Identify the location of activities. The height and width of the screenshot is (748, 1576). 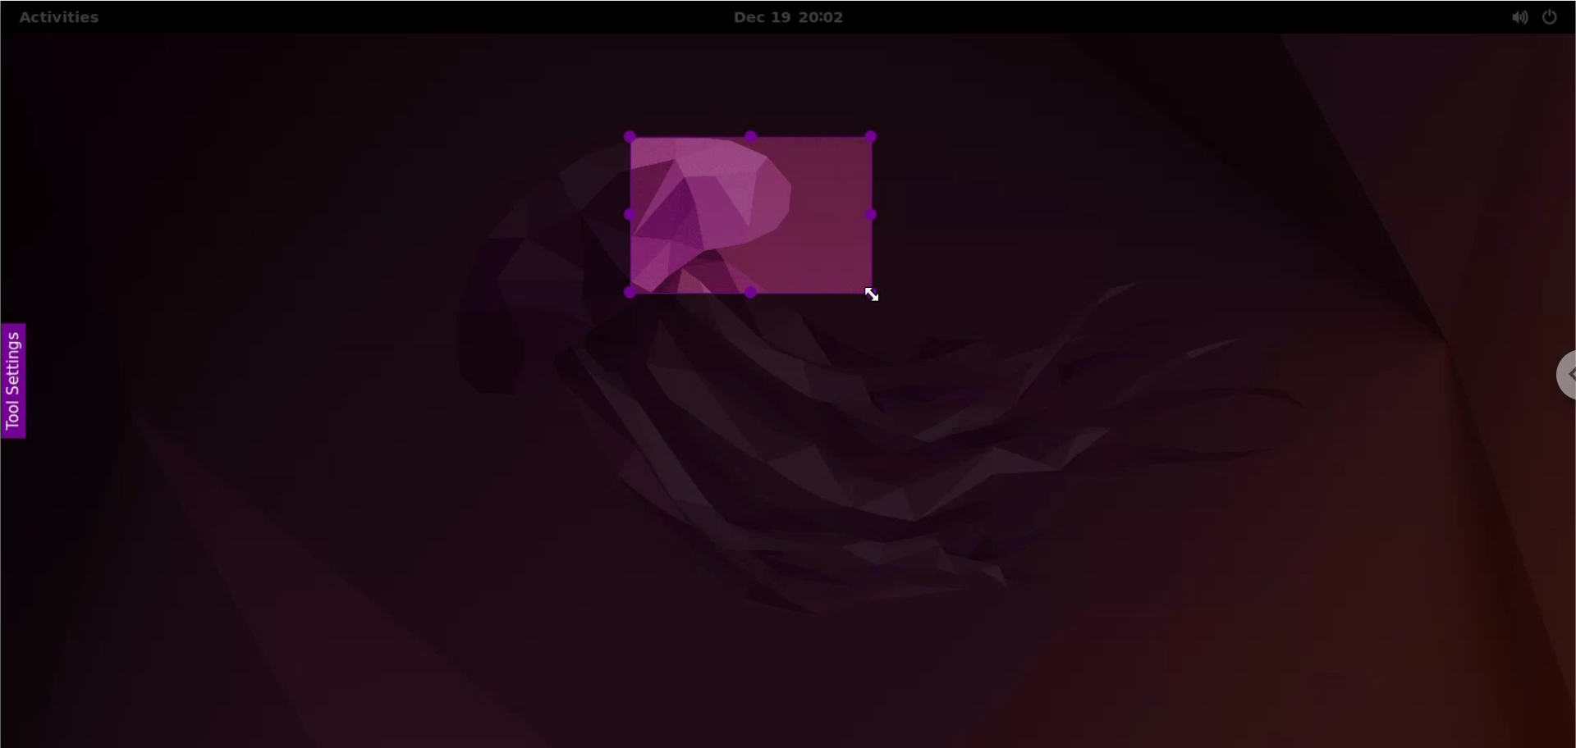
(60, 21).